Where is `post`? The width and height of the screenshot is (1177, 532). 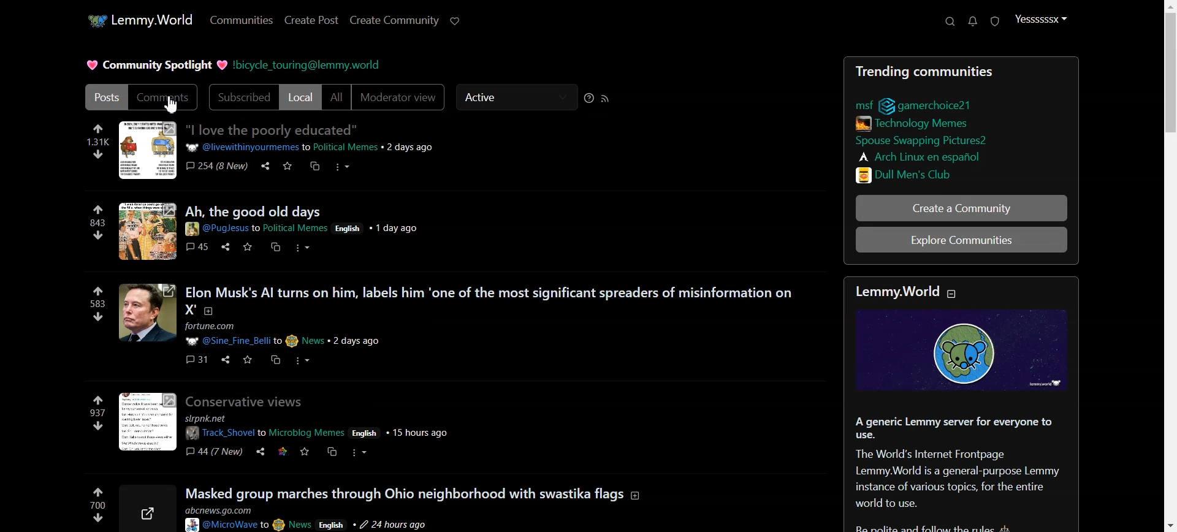
post is located at coordinates (495, 298).